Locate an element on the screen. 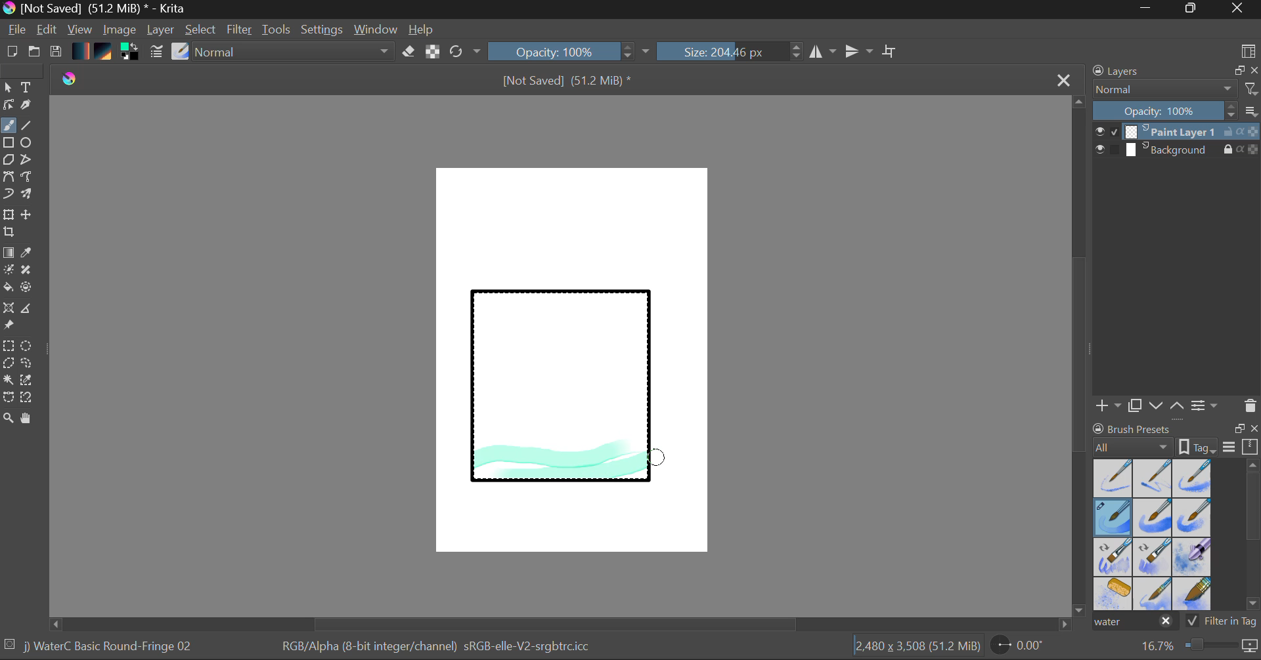 The image size is (1261, 660). Text is located at coordinates (27, 86).